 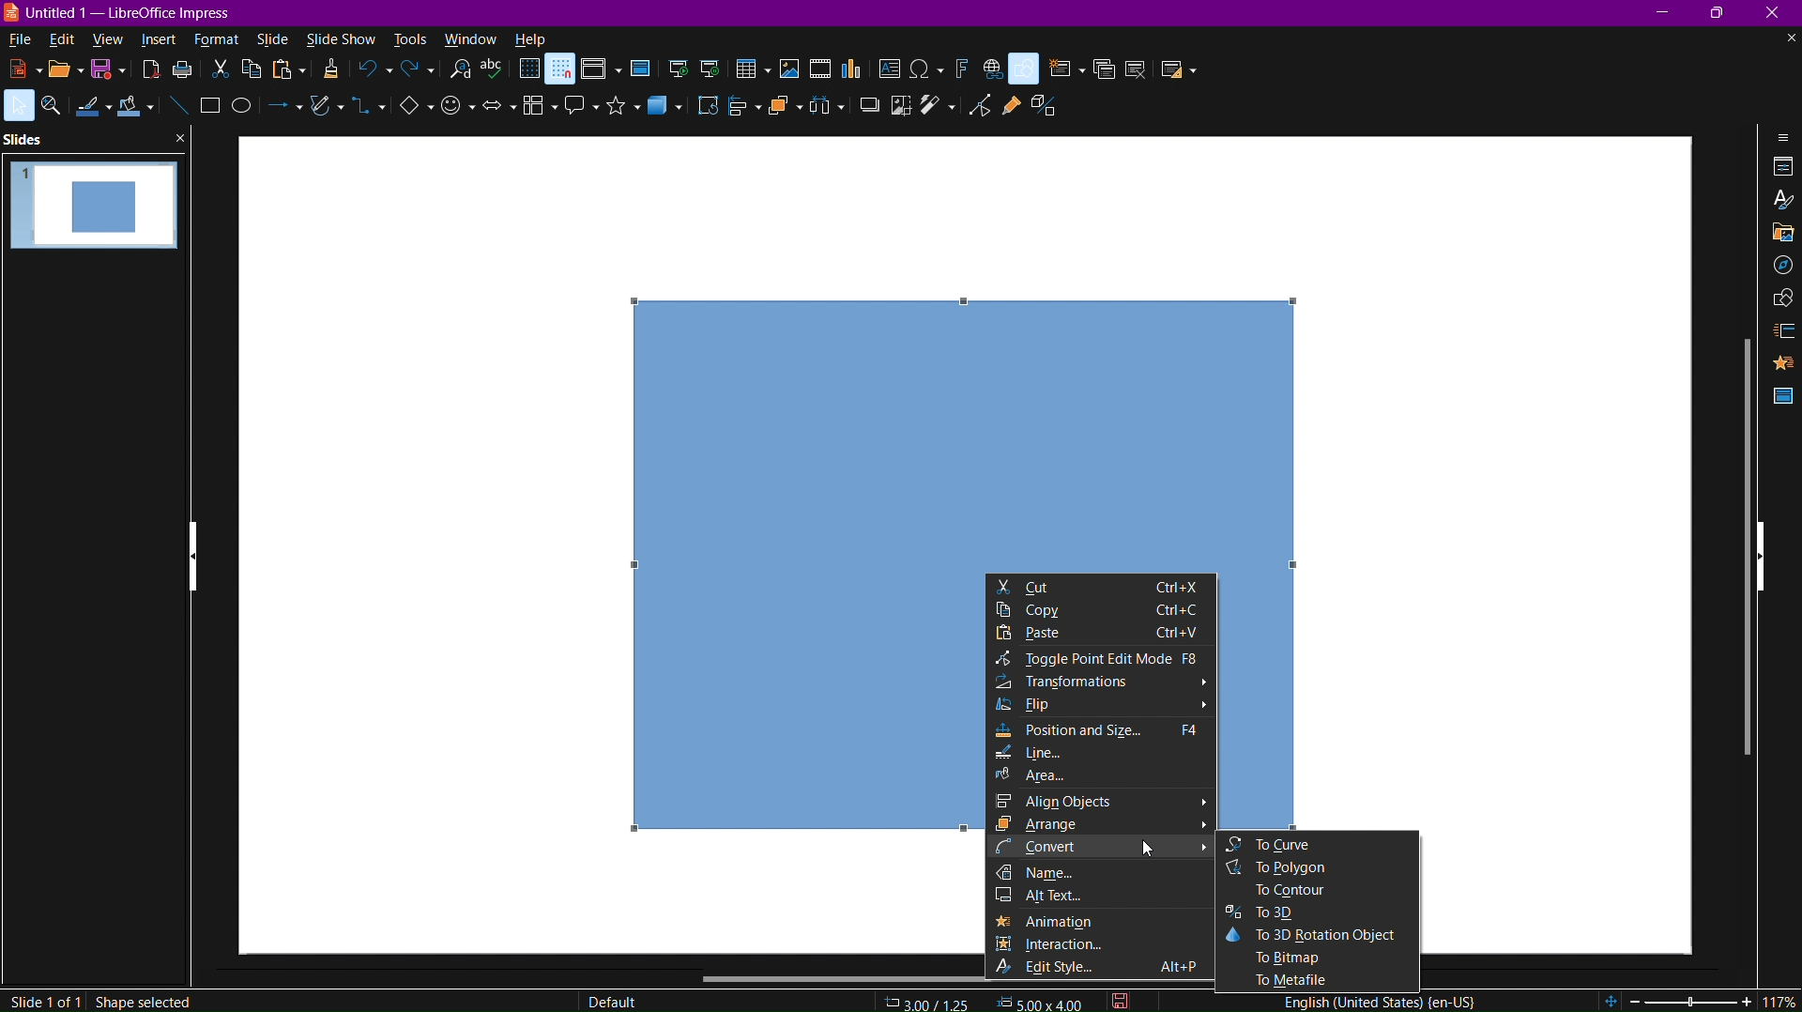 I want to click on Rectangle, so click(x=210, y=107).